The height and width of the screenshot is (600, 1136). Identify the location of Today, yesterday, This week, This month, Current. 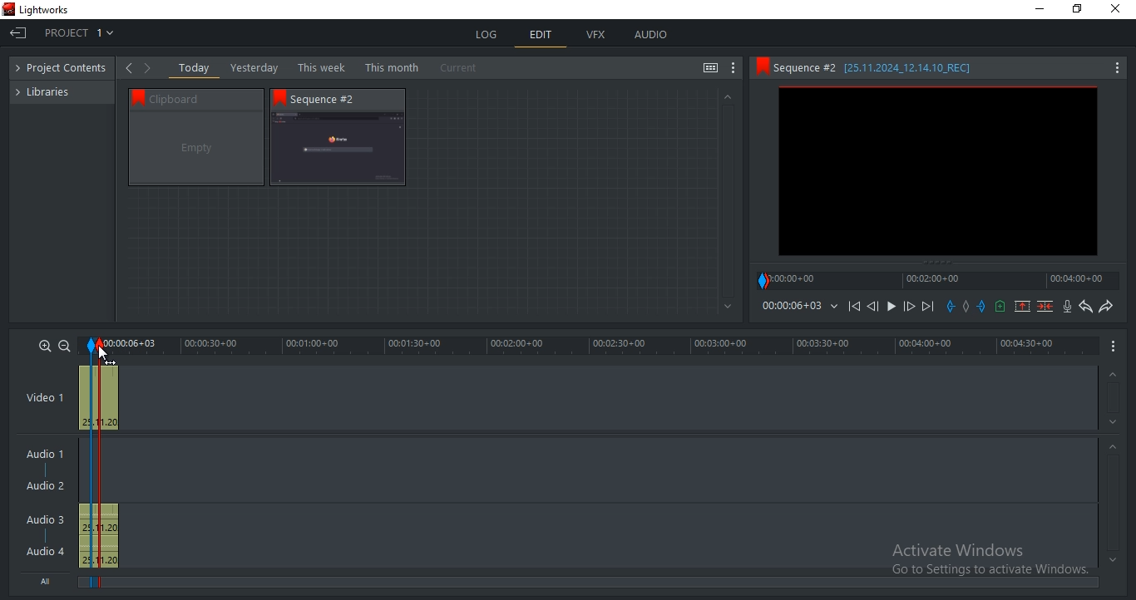
(332, 67).